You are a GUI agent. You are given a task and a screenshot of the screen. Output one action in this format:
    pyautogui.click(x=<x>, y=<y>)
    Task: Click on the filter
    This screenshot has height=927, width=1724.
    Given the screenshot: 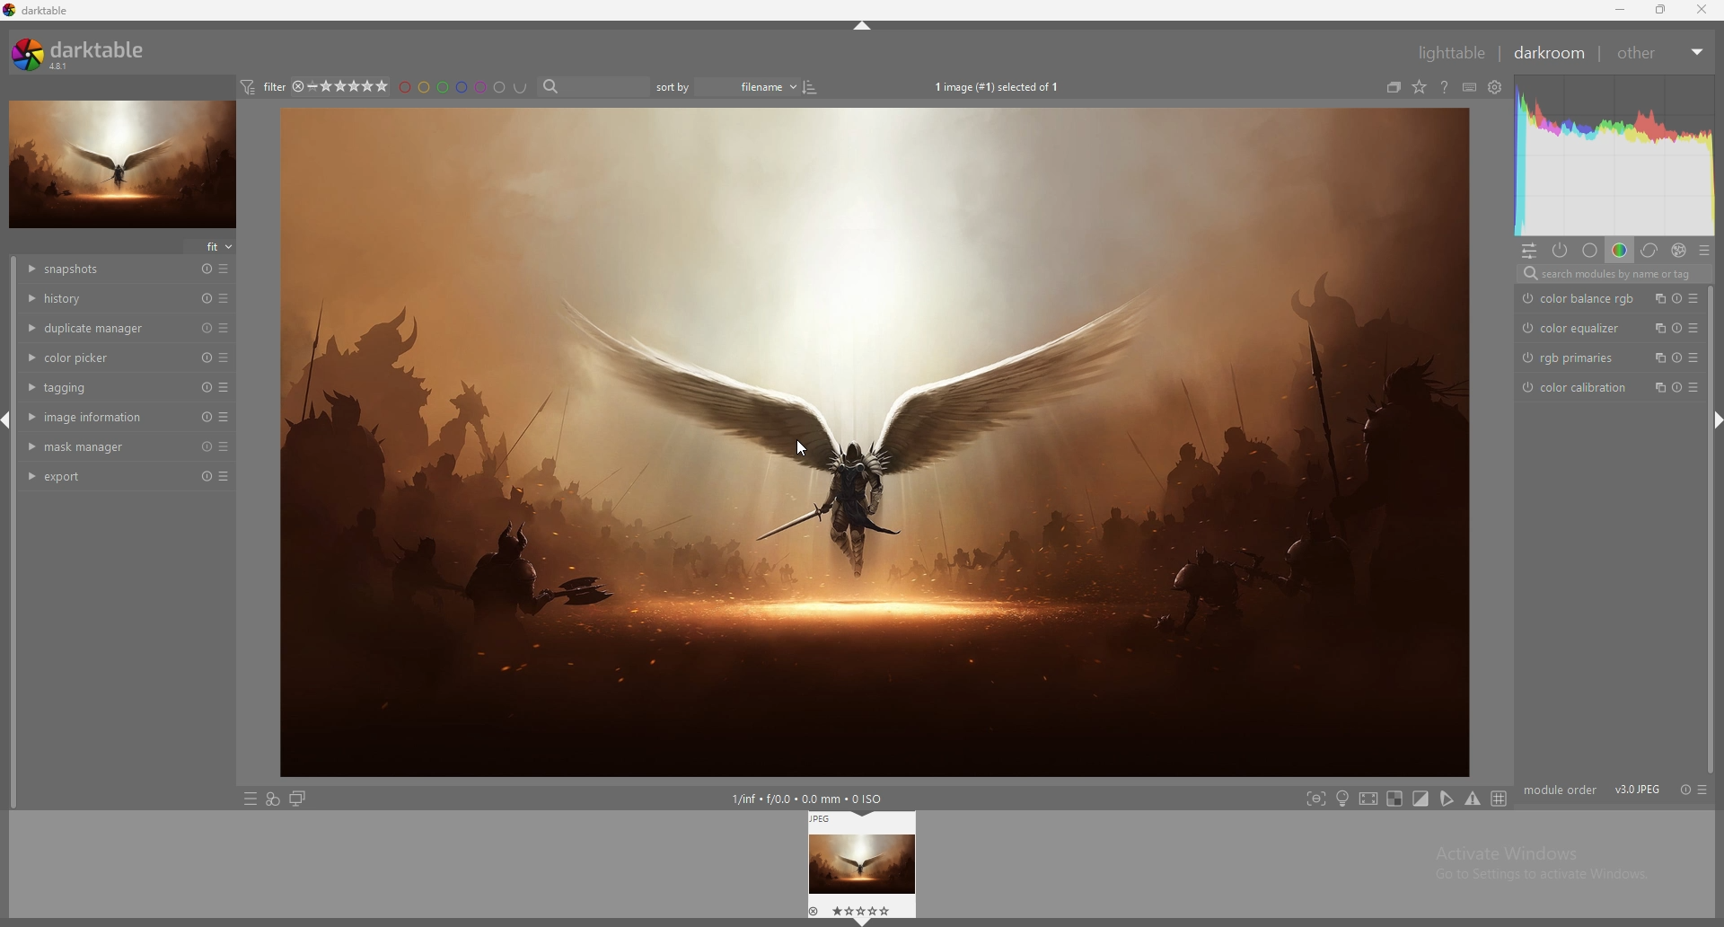 What is the action you would take?
    pyautogui.click(x=265, y=86)
    